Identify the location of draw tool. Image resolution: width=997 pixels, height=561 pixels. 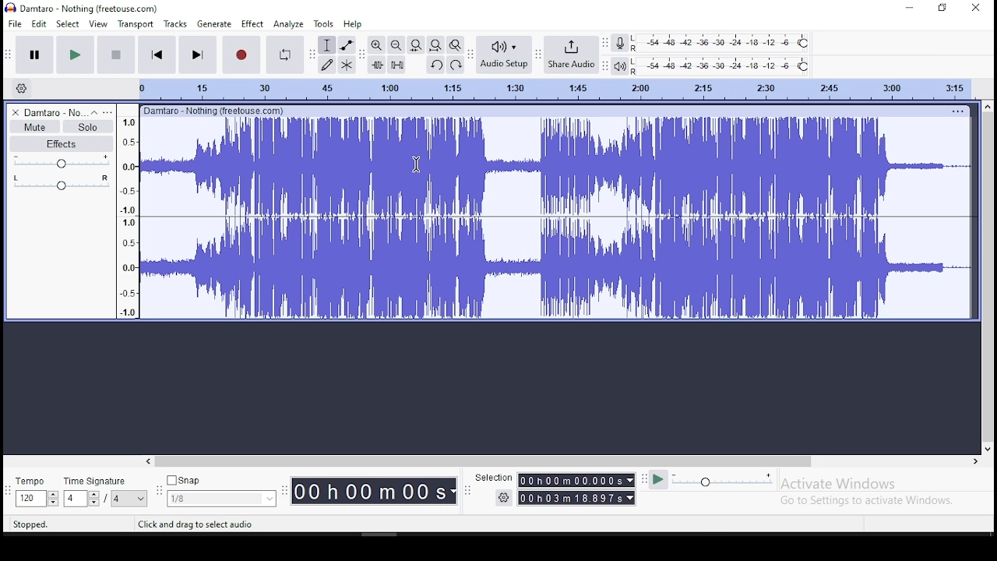
(327, 65).